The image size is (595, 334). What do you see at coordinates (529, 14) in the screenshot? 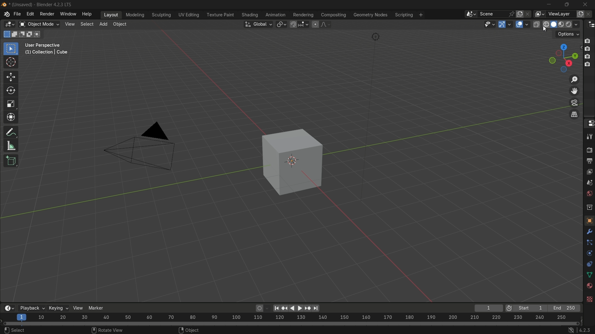
I see `delete scene` at bounding box center [529, 14].